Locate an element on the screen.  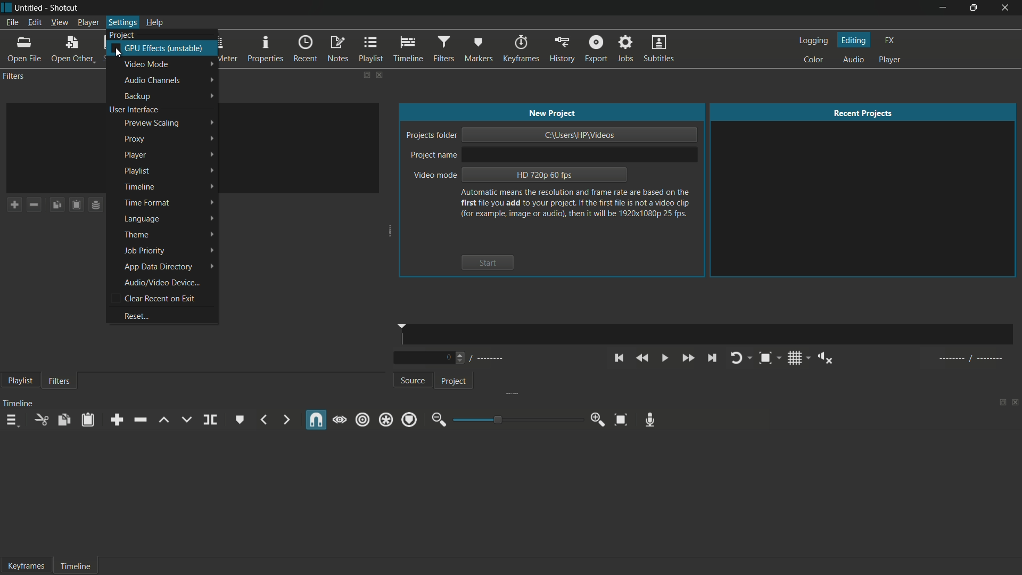
toggle play or pause is located at coordinates (665, 358).